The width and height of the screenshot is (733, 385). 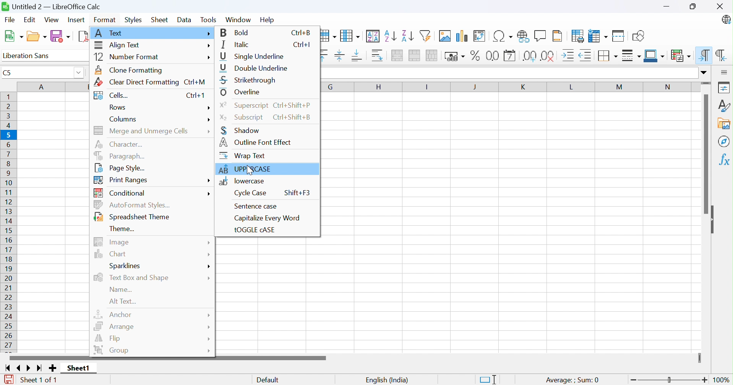 I want to click on UPPERCASE, so click(x=246, y=168).